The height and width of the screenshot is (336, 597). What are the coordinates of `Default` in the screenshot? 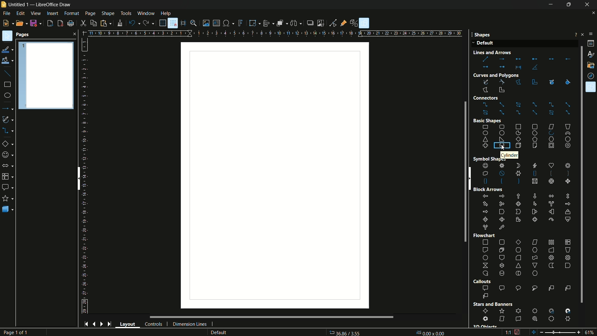 It's located at (484, 44).